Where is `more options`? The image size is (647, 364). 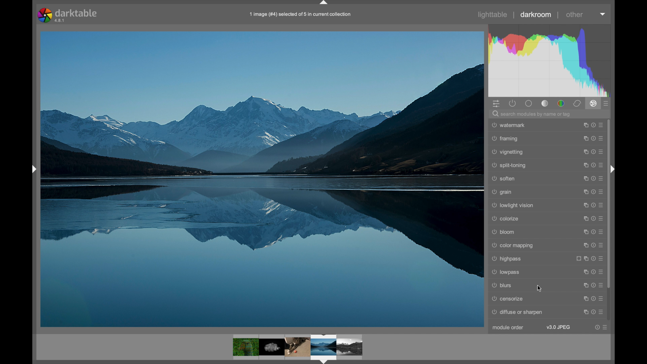 more options is located at coordinates (602, 299).